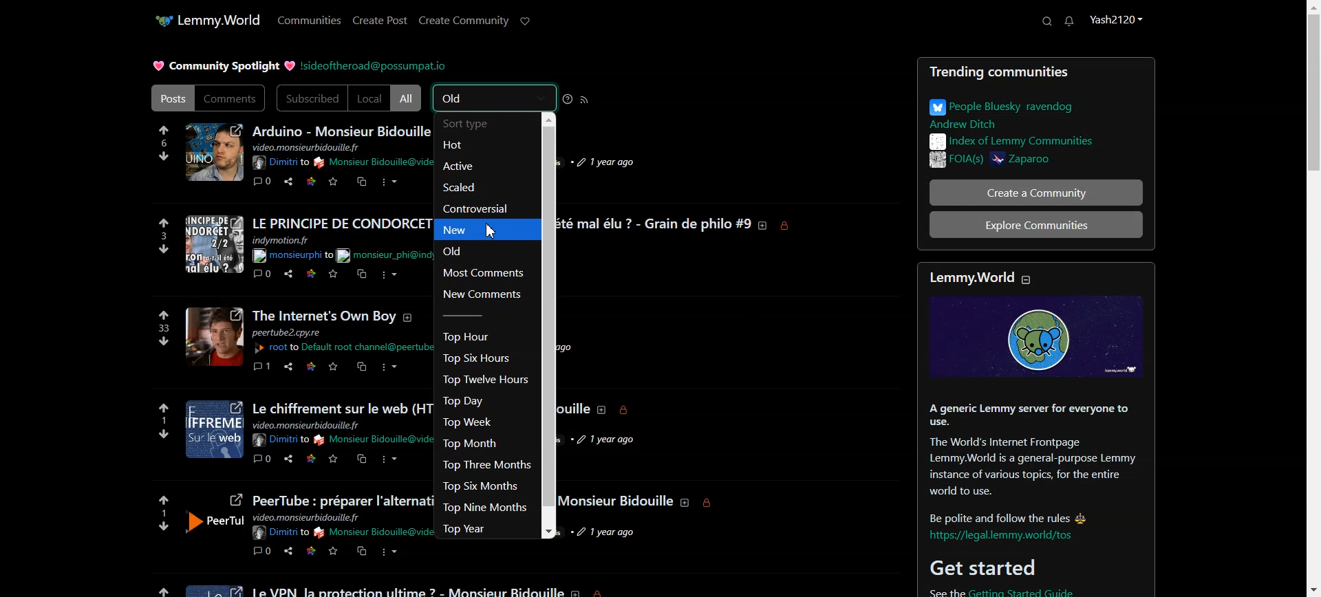  Describe the element at coordinates (290, 551) in the screenshot. I see `` at that location.